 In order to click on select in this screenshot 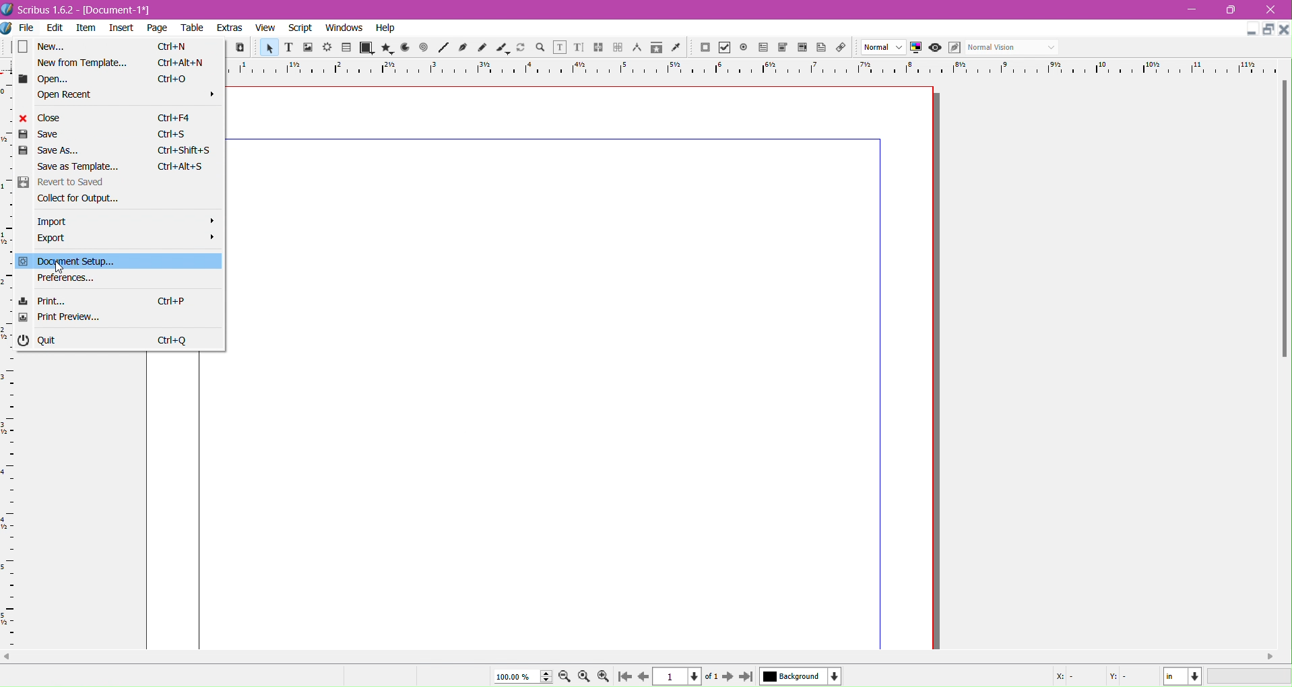, I will do `click(267, 50)`.